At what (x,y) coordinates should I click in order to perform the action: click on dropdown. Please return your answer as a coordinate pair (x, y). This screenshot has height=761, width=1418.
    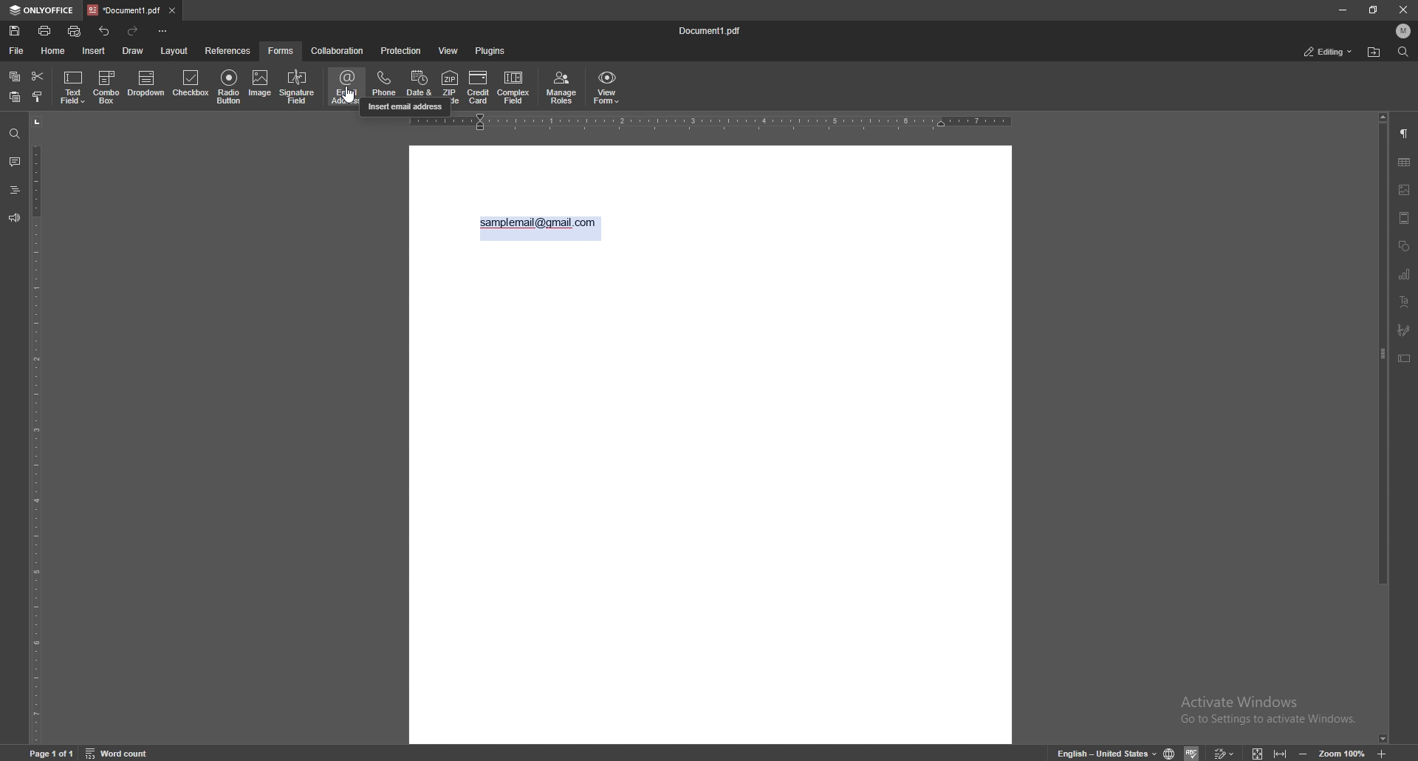
    Looking at the image, I should click on (146, 85).